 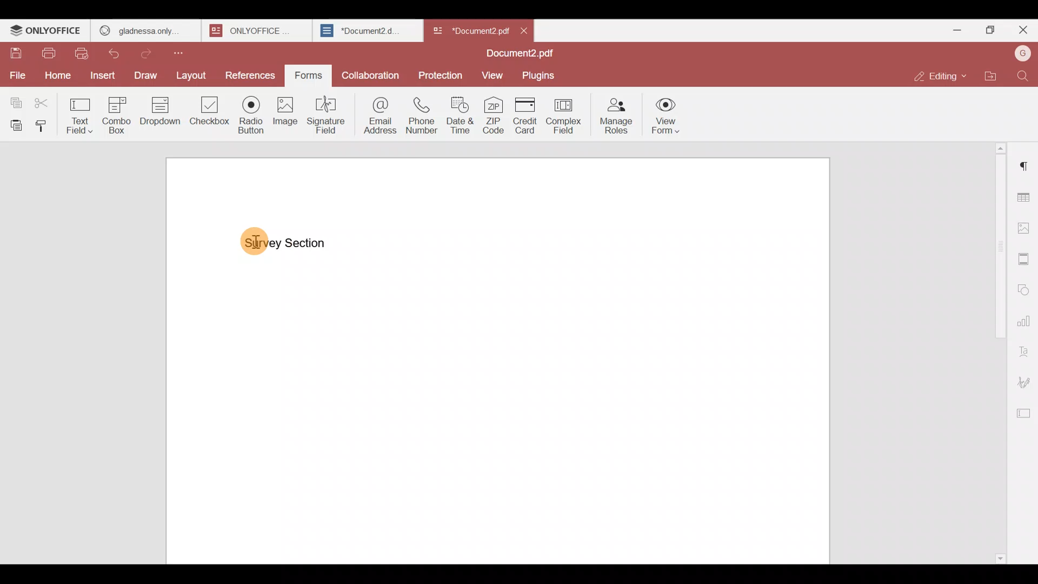 I want to click on Redo, so click(x=150, y=52).